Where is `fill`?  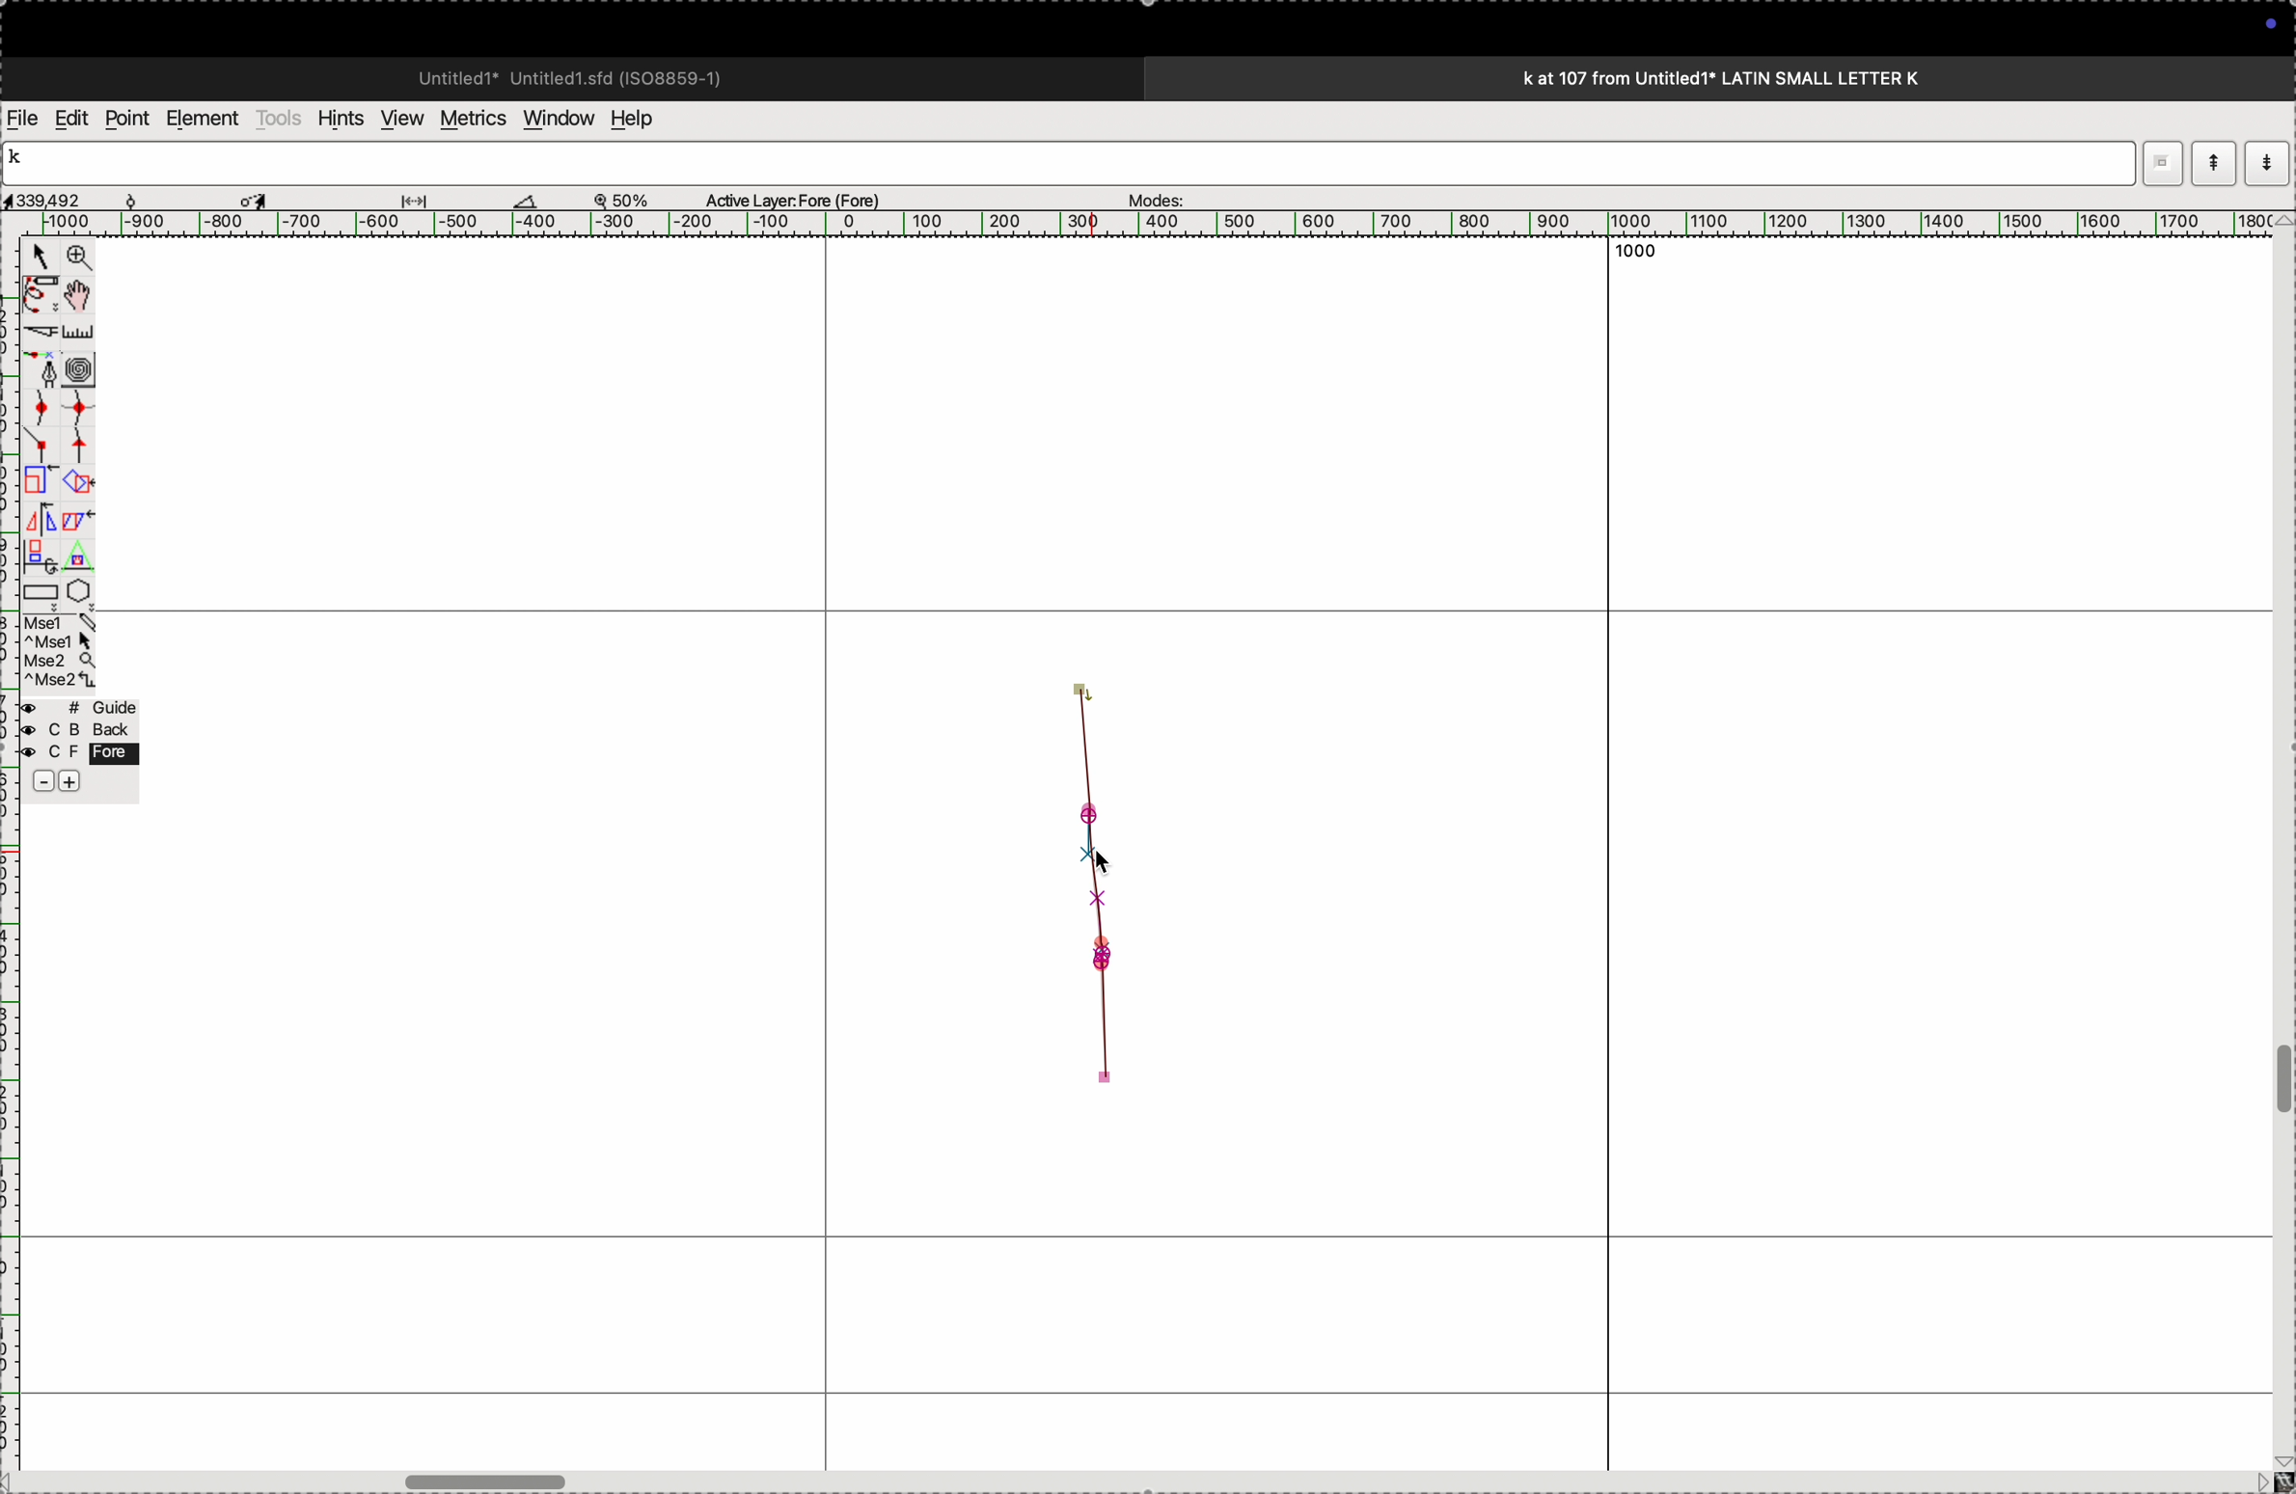 fill is located at coordinates (81, 480).